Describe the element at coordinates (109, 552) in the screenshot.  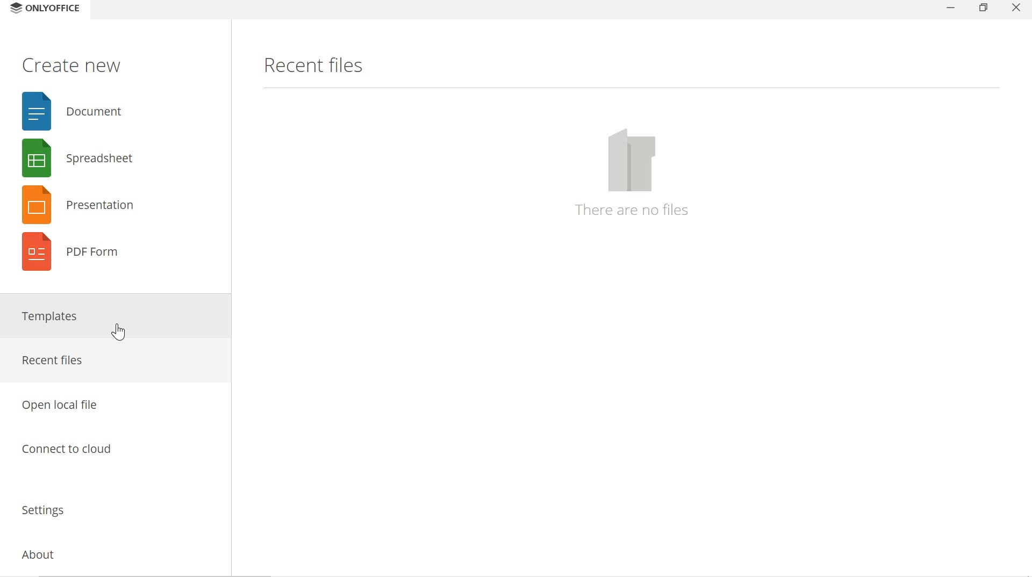
I see `about` at that location.